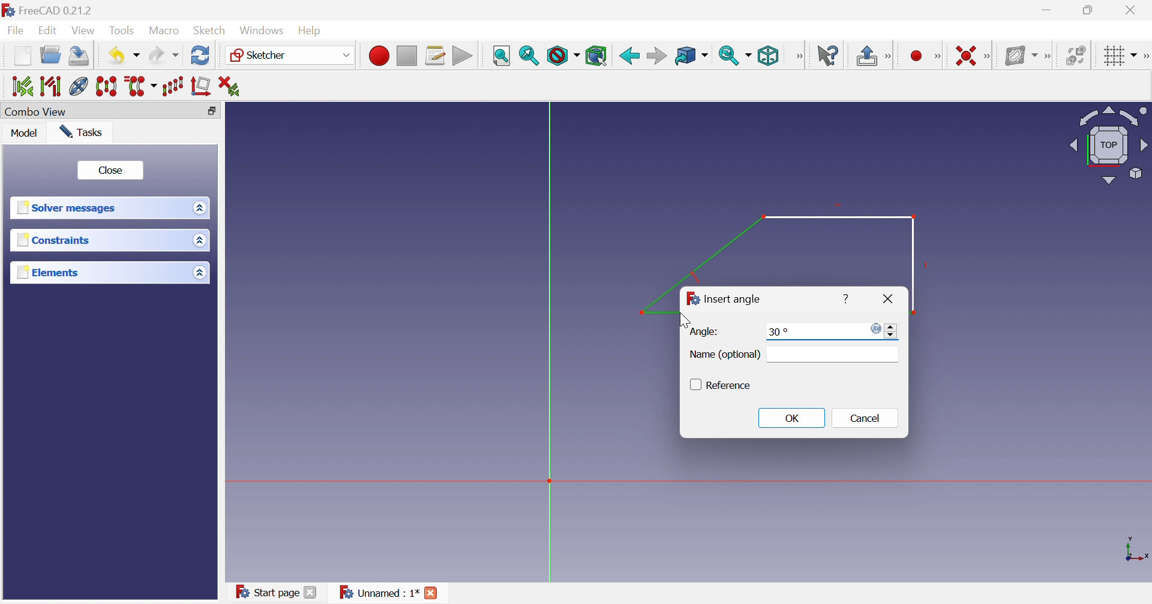  Describe the element at coordinates (16, 32) in the screenshot. I see `File` at that location.